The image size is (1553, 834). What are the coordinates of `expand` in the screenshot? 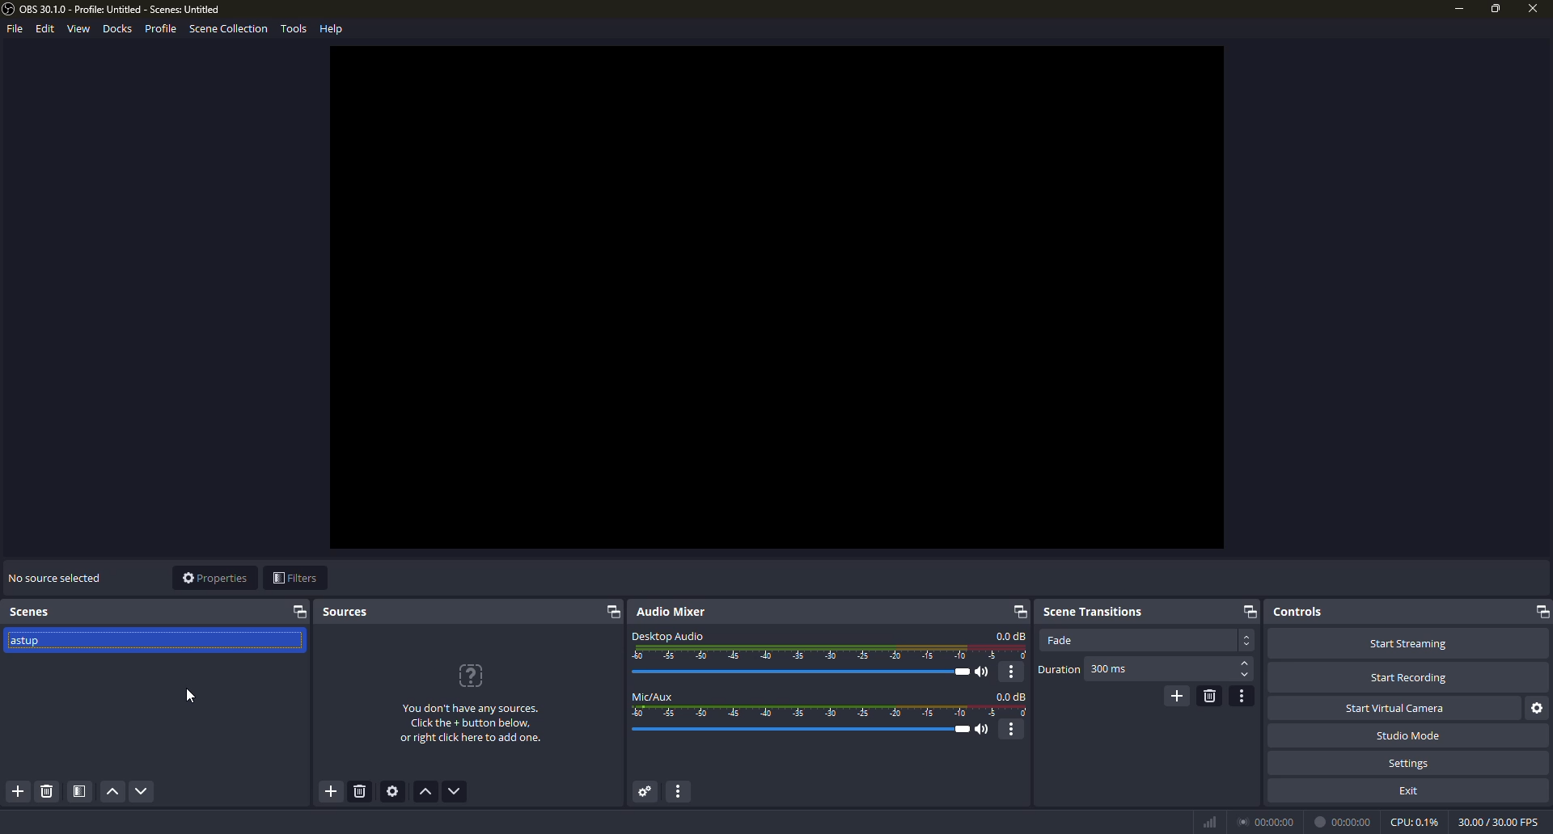 It's located at (1248, 611).